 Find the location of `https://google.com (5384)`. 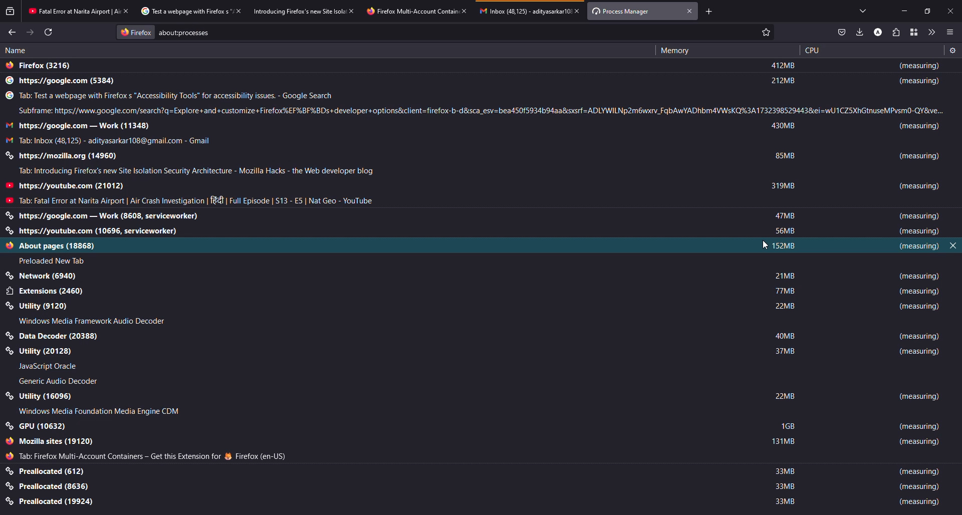

https://google.com (5384) is located at coordinates (62, 81).